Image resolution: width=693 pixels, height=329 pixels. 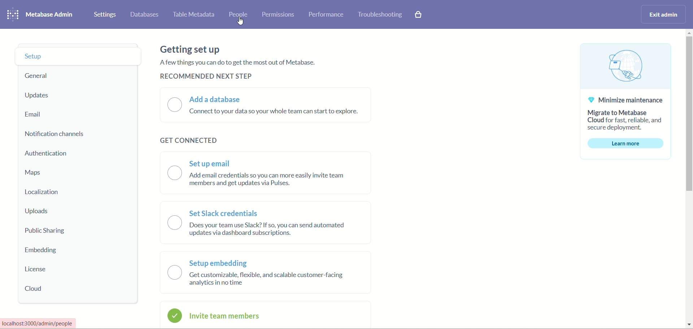 I want to click on text, so click(x=623, y=84).